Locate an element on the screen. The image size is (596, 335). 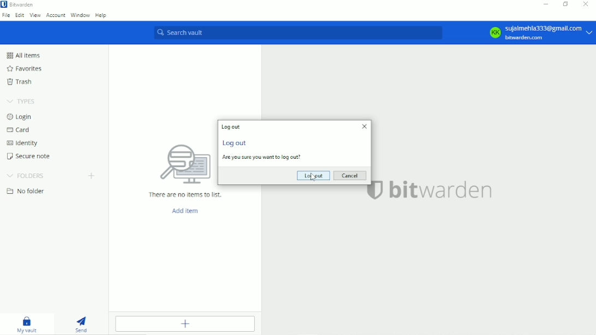
Favorites is located at coordinates (24, 69).